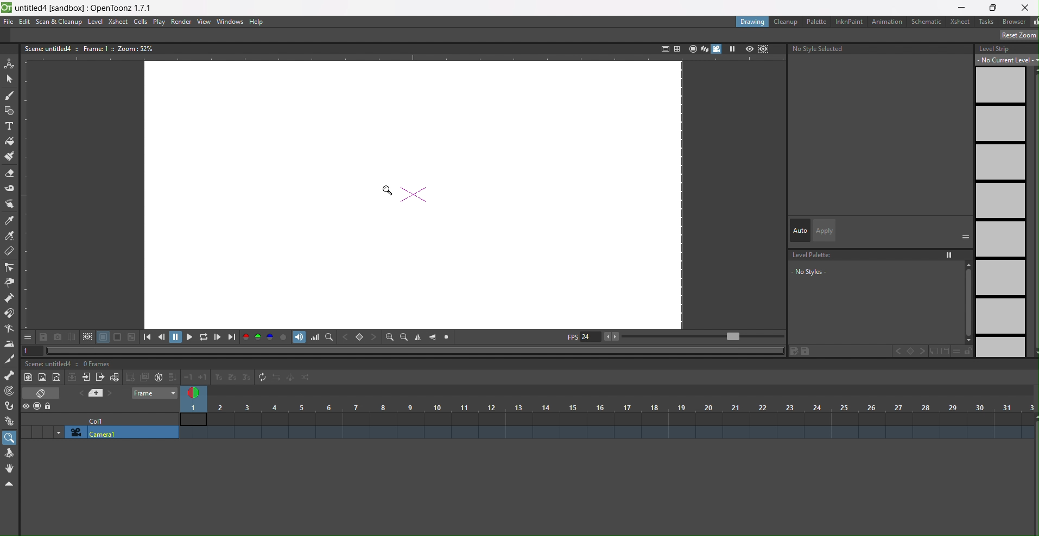  Describe the element at coordinates (153, 393) in the screenshot. I see `frame` at that location.